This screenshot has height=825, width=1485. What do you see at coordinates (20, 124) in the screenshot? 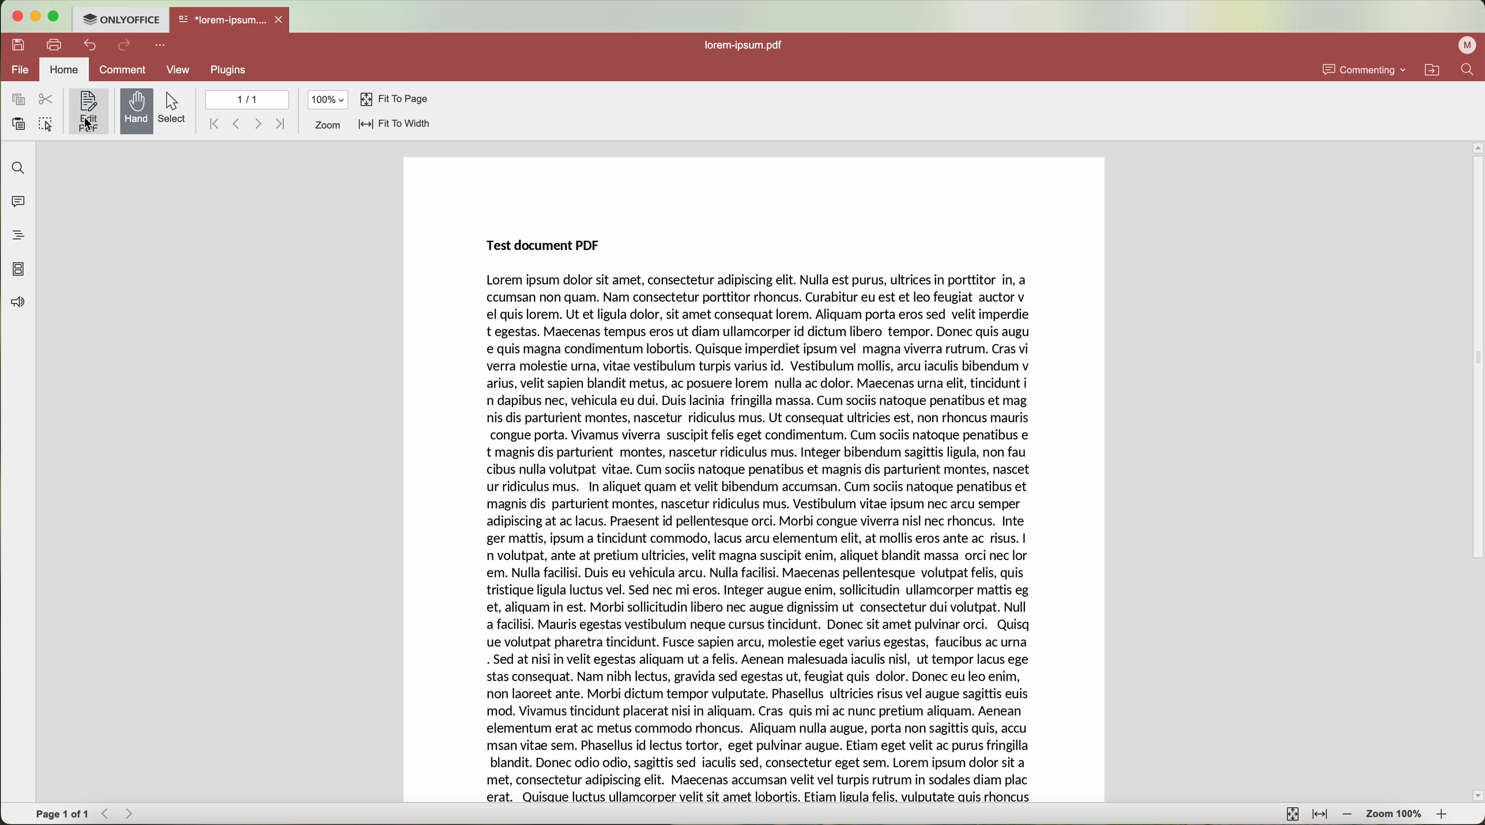
I see `paste` at bounding box center [20, 124].